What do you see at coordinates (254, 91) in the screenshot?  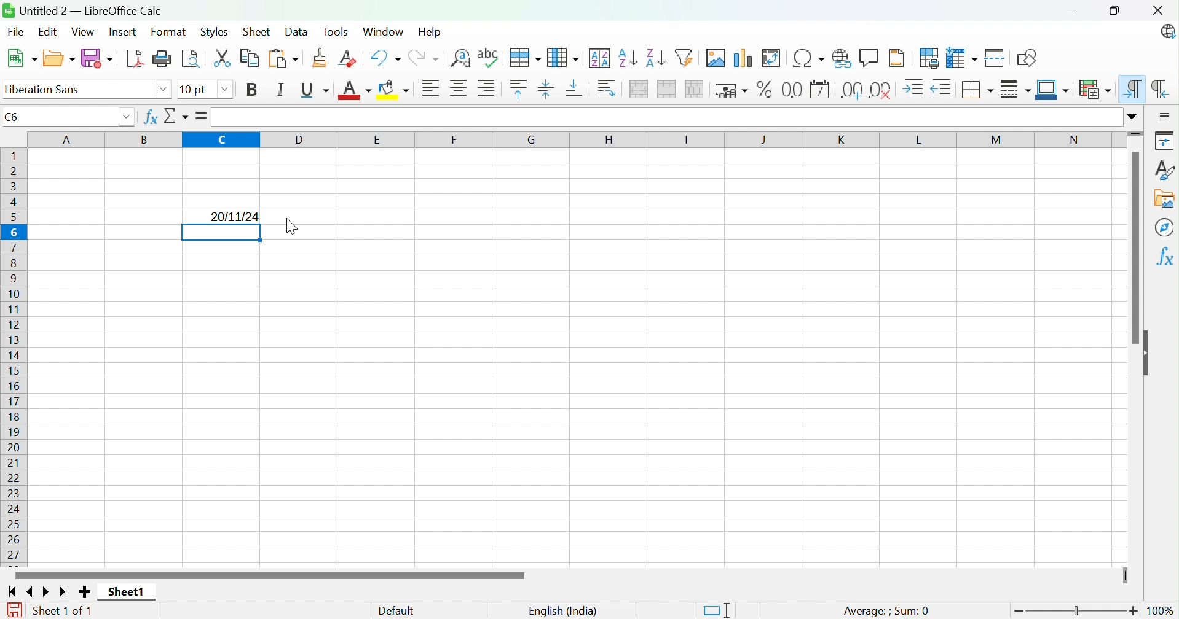 I see `Bold` at bounding box center [254, 91].